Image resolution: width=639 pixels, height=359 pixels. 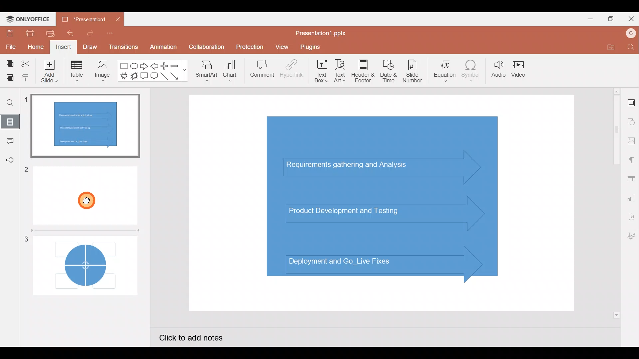 What do you see at coordinates (69, 34) in the screenshot?
I see `Undo` at bounding box center [69, 34].